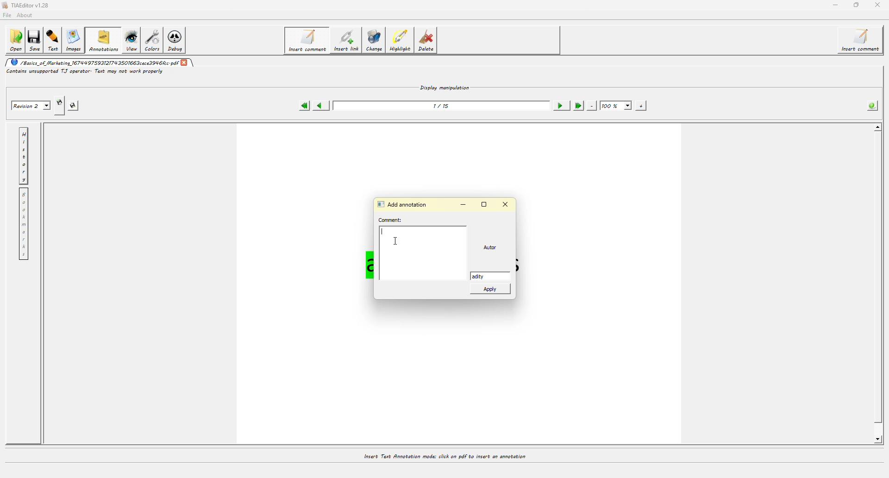 Image resolution: width=889 pixels, height=478 pixels. Describe the element at coordinates (485, 204) in the screenshot. I see `maximize` at that location.